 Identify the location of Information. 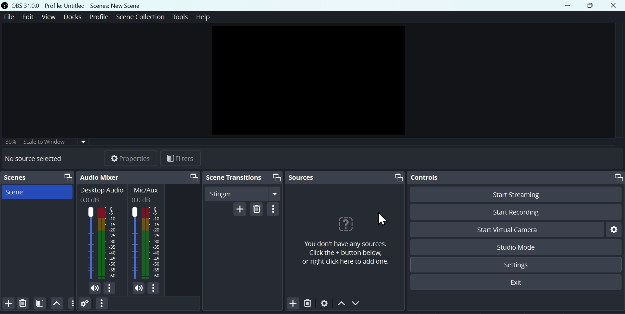
(351, 225).